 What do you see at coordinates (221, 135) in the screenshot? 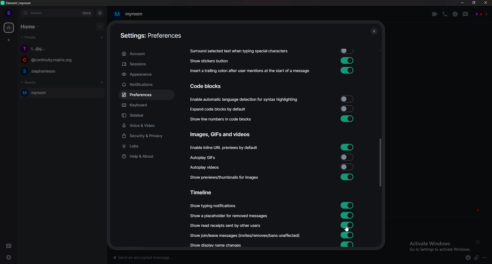
I see `images gif and videos` at bounding box center [221, 135].